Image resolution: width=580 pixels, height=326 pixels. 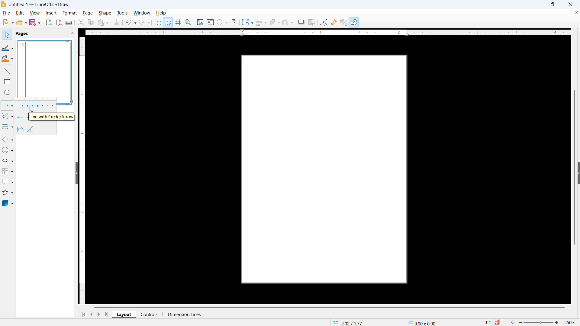 I want to click on Zoom , so click(x=188, y=22).